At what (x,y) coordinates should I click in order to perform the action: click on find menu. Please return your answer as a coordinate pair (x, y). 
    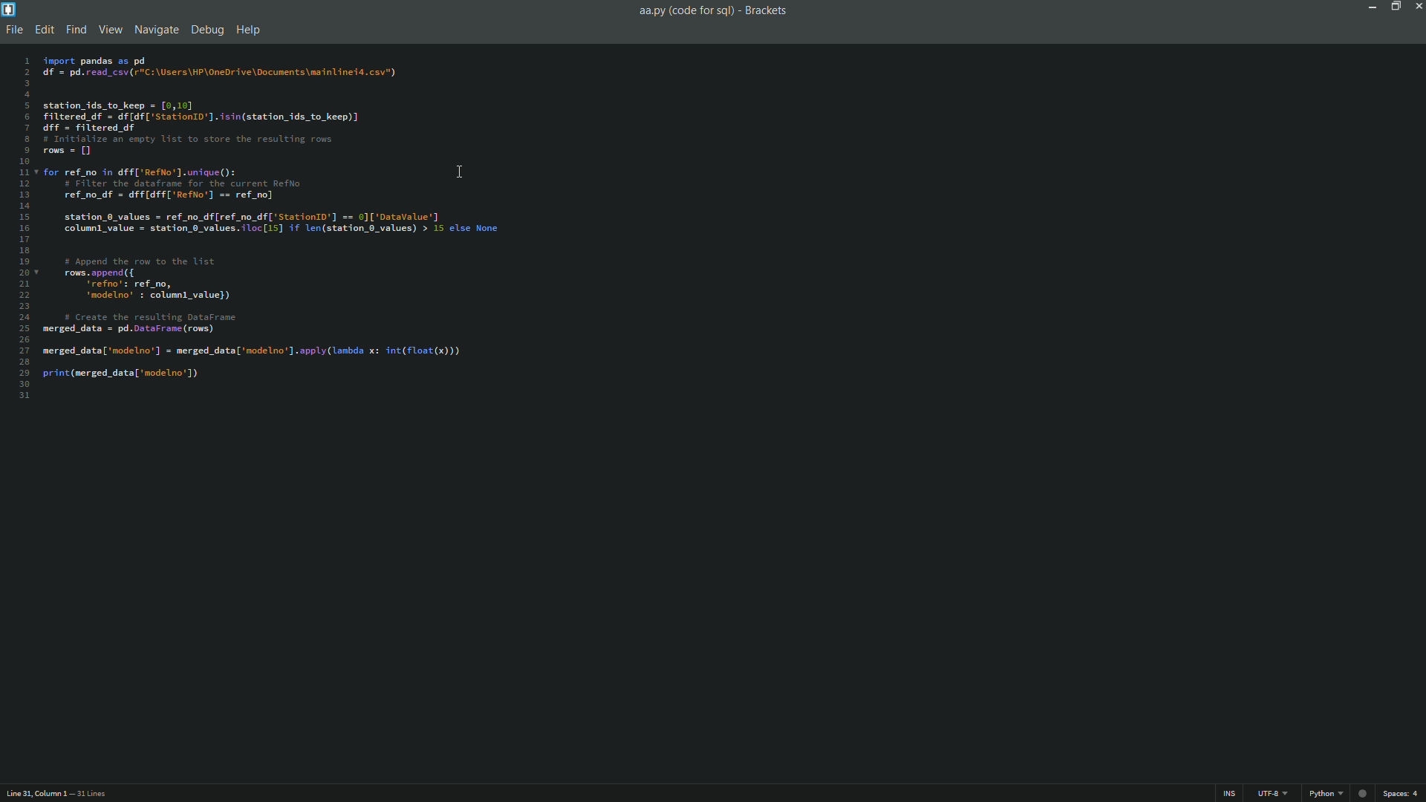
    Looking at the image, I should click on (74, 29).